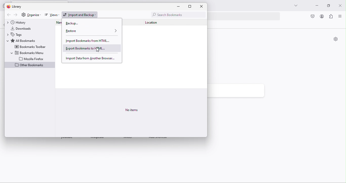 This screenshot has height=183, width=346. Describe the element at coordinates (91, 48) in the screenshot. I see `export bookmarks to HTML` at that location.